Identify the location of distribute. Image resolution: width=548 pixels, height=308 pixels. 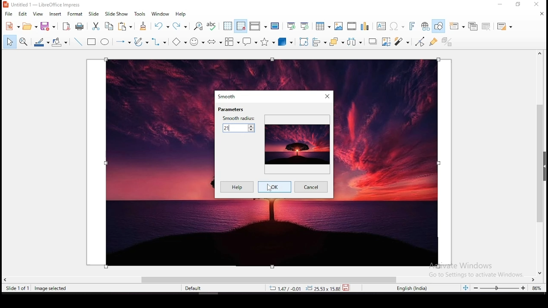
(354, 42).